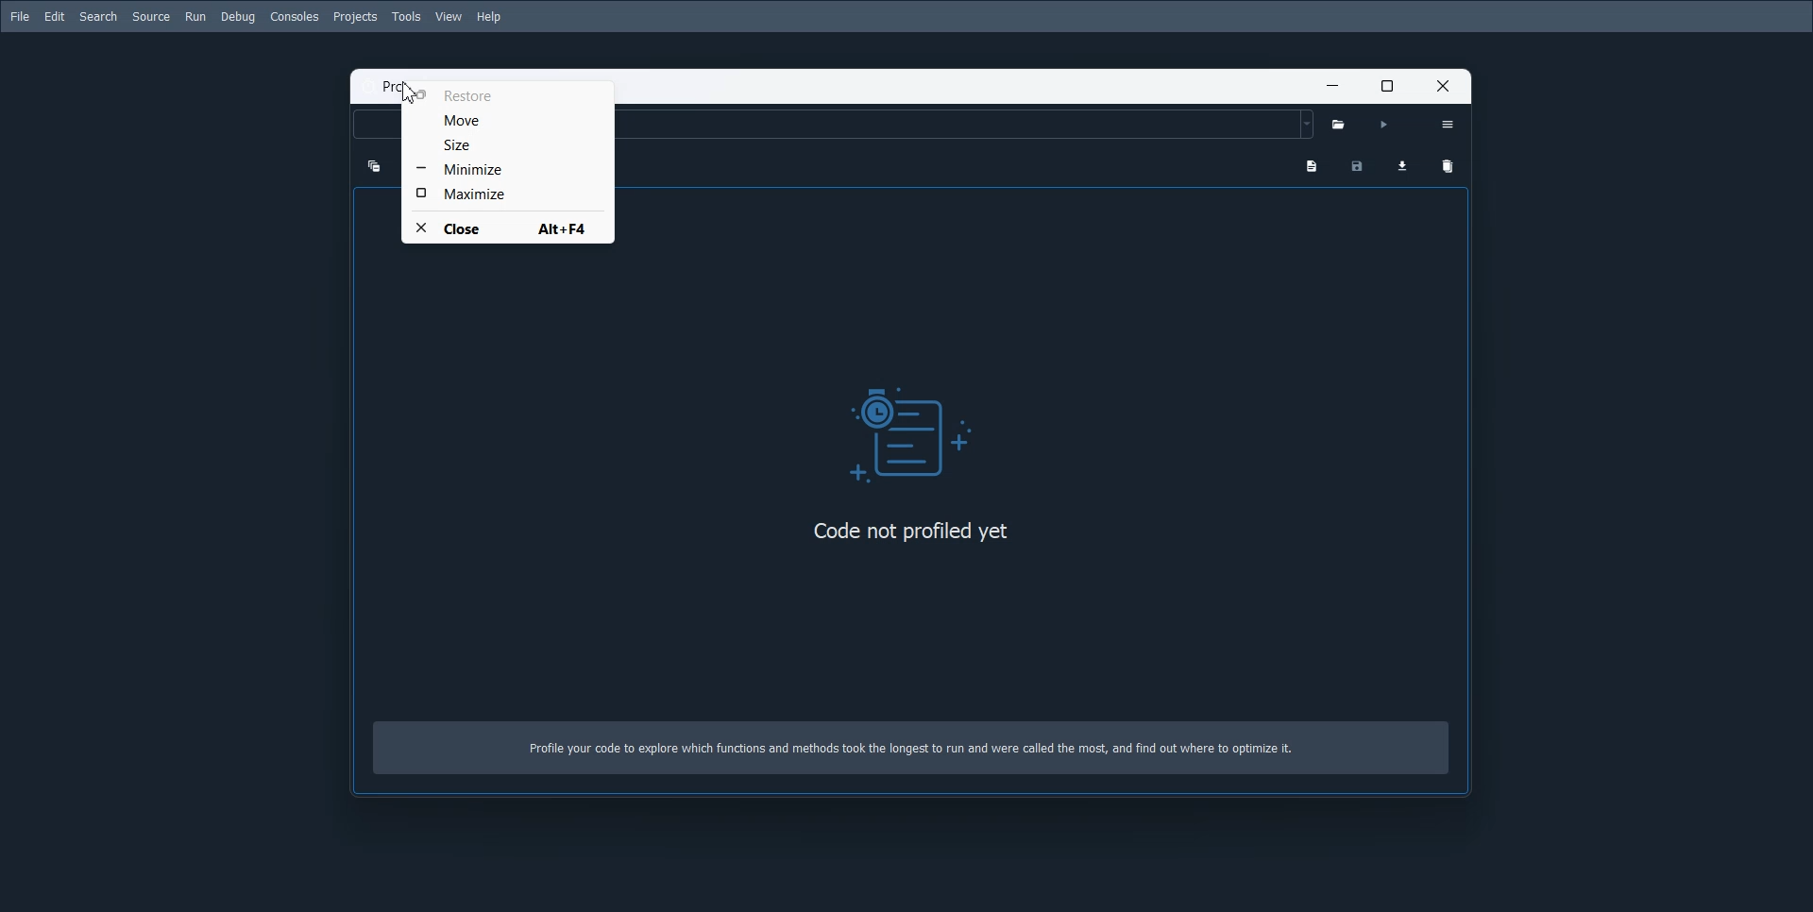 This screenshot has height=912, width=1813. Describe the element at coordinates (354, 17) in the screenshot. I see `Projects` at that location.